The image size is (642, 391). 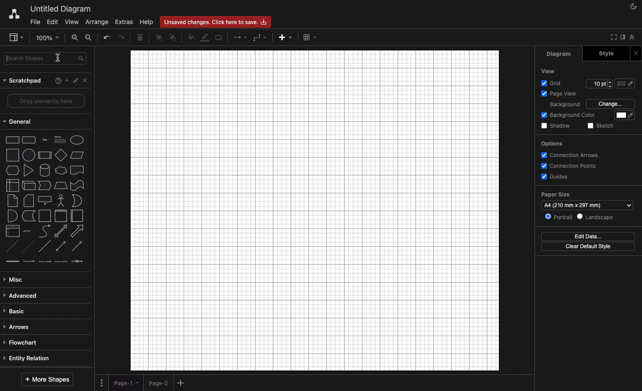 I want to click on View, so click(x=547, y=71).